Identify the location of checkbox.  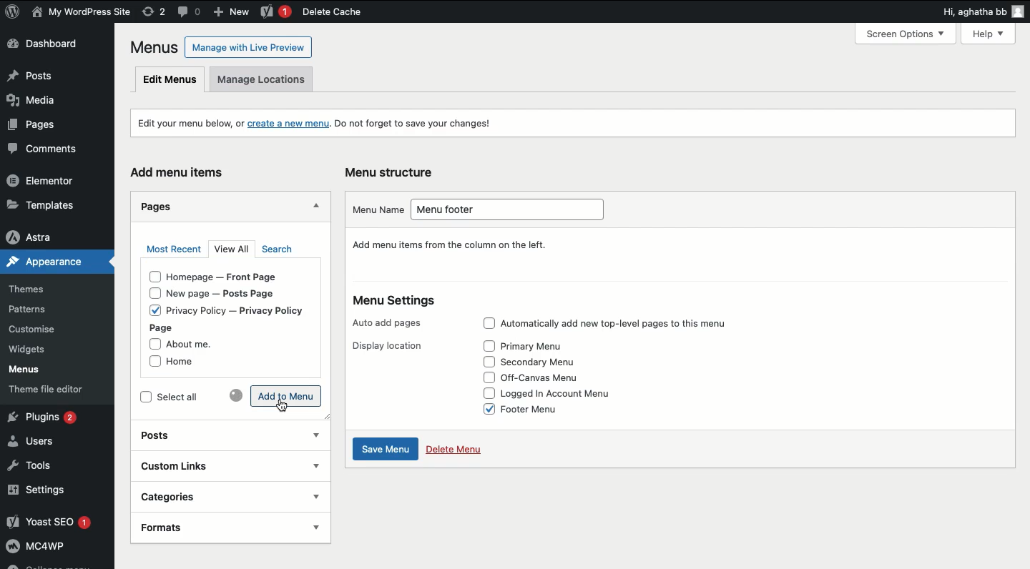
(149, 362).